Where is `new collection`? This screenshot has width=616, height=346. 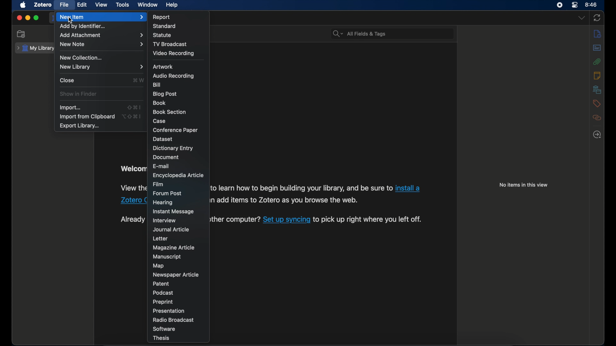 new collection is located at coordinates (22, 34).